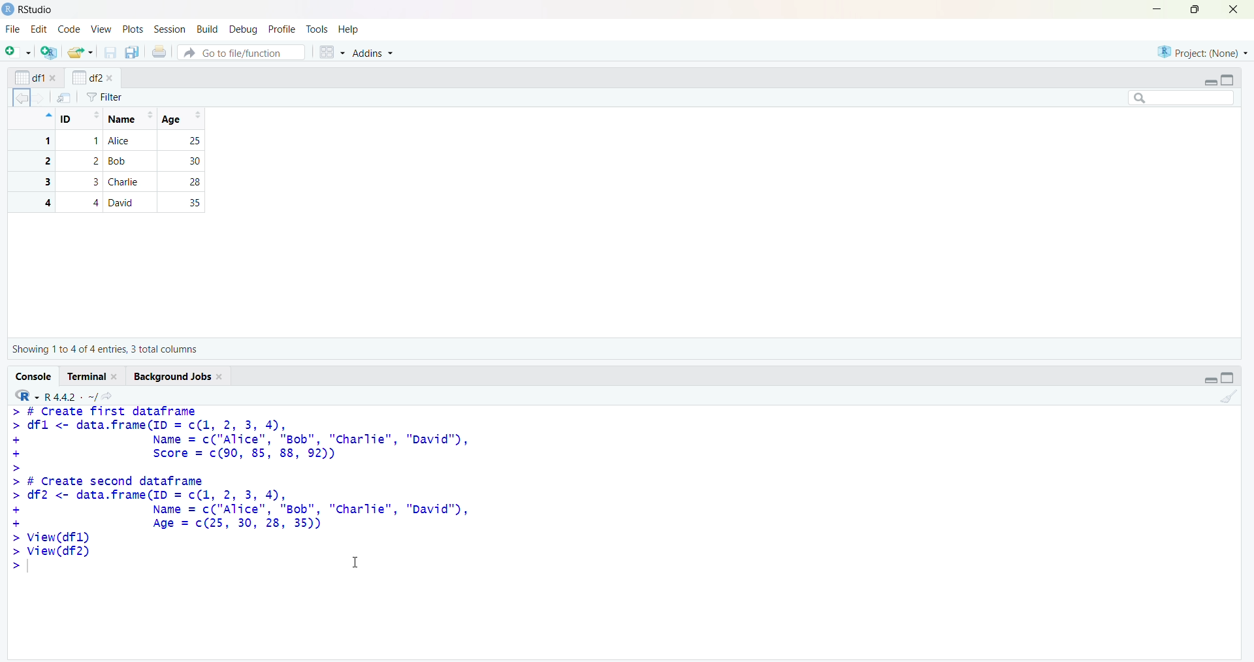 The width and height of the screenshot is (1254, 662). What do you see at coordinates (1202, 52) in the screenshot?
I see `project (none)` at bounding box center [1202, 52].